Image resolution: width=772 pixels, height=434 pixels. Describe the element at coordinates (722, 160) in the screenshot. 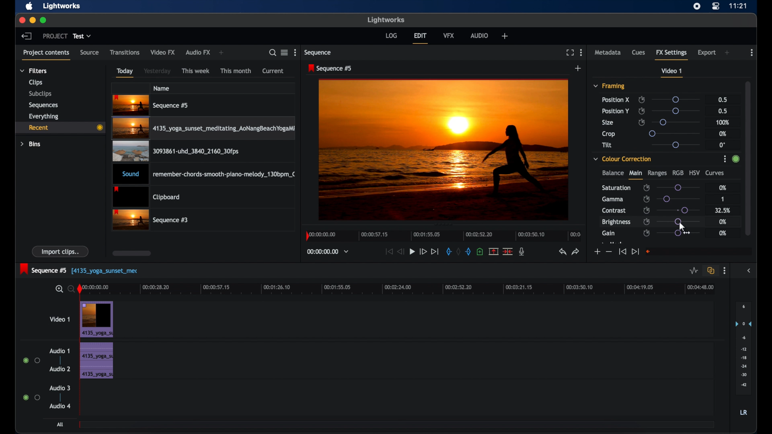

I see `options` at that location.